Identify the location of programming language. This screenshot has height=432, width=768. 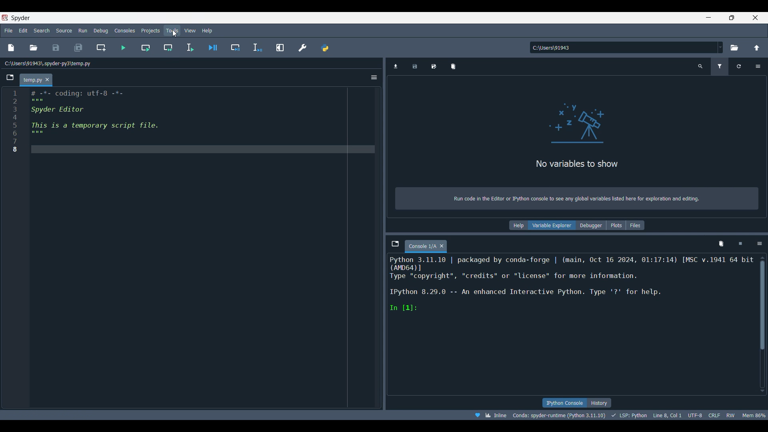
(630, 415).